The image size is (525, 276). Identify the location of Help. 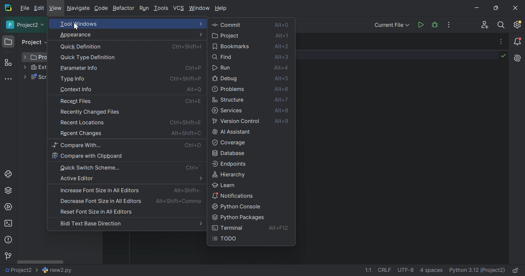
(221, 8).